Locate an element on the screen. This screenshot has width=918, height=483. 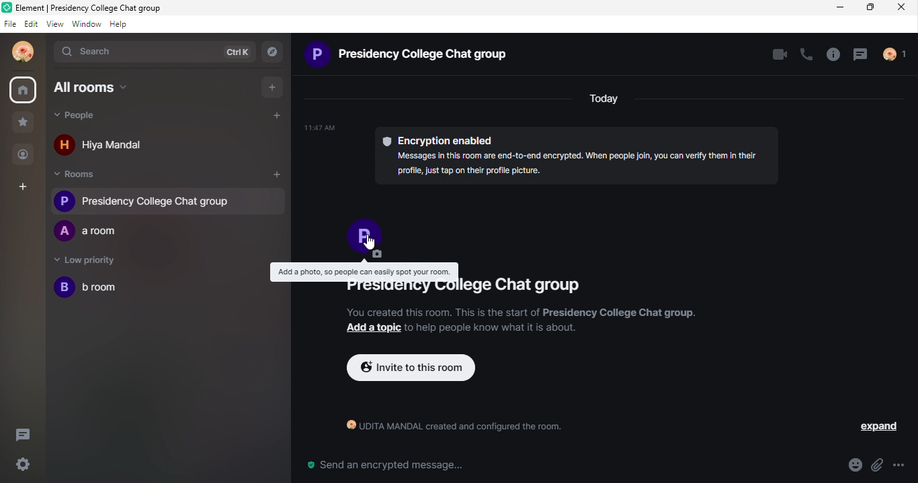
option is located at coordinates (904, 464).